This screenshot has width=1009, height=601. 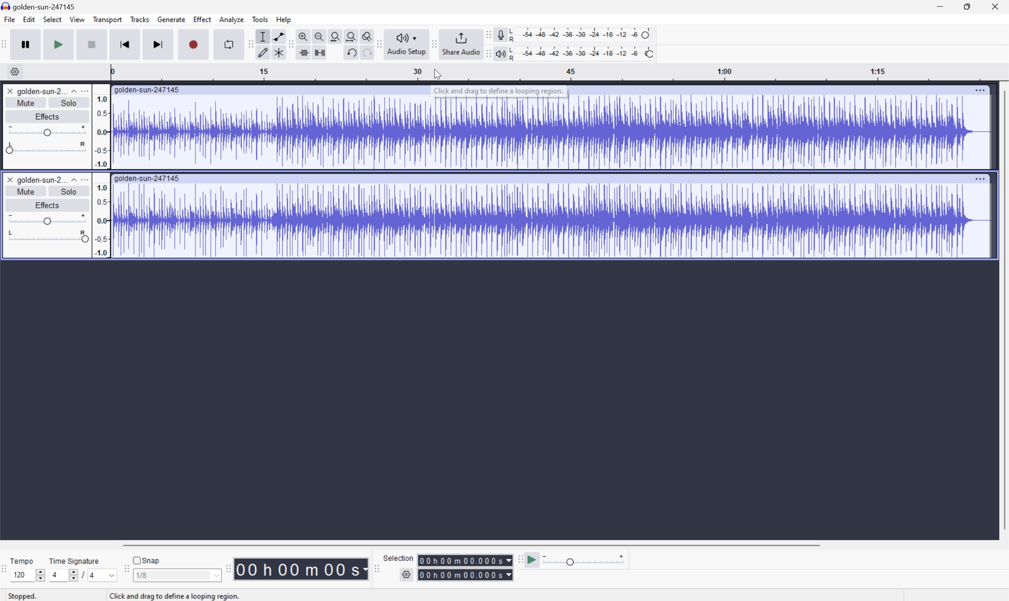 I want to click on Slider, so click(x=47, y=148).